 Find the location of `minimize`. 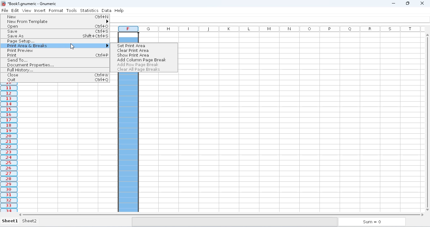

minimize is located at coordinates (393, 3).